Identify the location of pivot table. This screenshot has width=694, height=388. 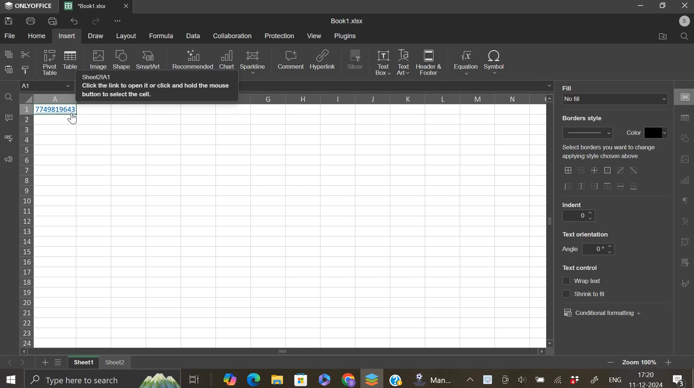
(50, 62).